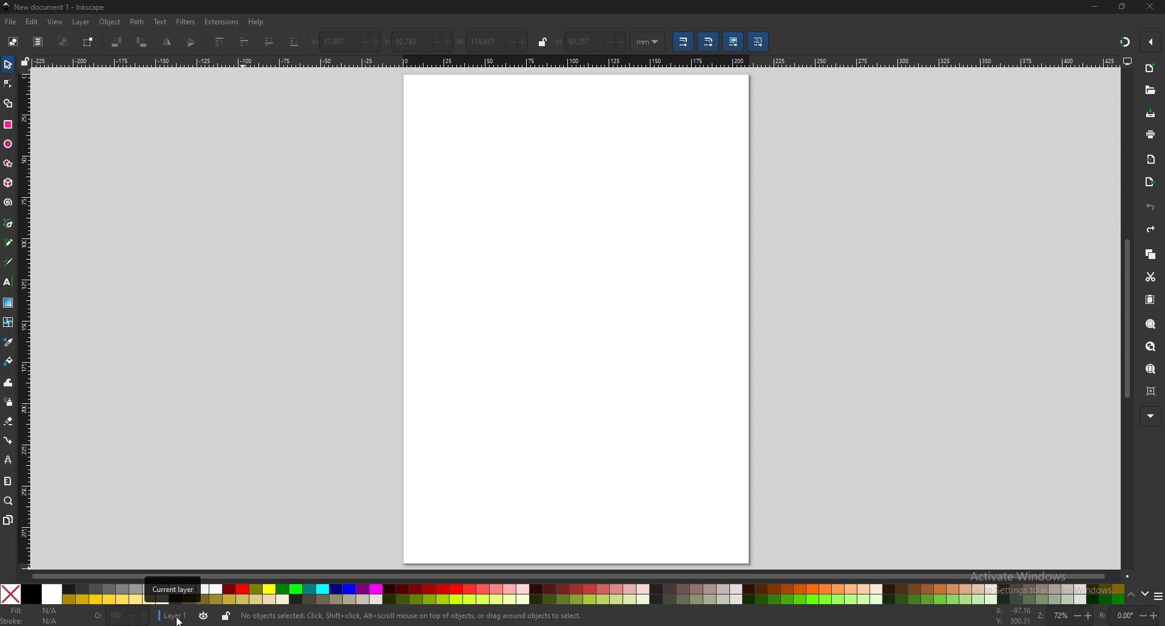 The height and width of the screenshot is (626, 1165). What do you see at coordinates (758, 42) in the screenshot?
I see `move patterns` at bounding box center [758, 42].